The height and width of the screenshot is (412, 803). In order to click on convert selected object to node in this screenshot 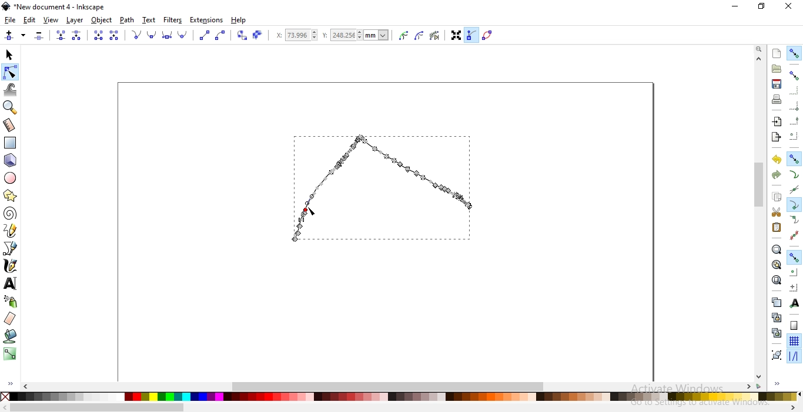, I will do `click(241, 36)`.